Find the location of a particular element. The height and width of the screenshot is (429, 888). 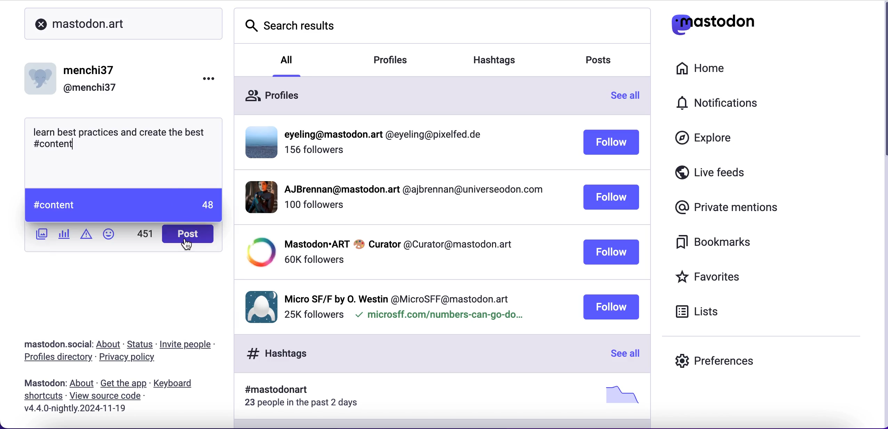

profiles directory is located at coordinates (56, 358).